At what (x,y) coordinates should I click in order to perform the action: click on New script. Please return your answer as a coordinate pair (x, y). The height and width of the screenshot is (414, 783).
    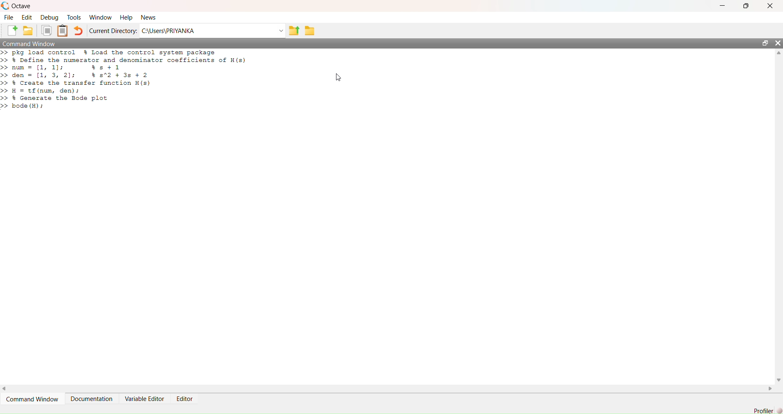
    Looking at the image, I should click on (11, 31).